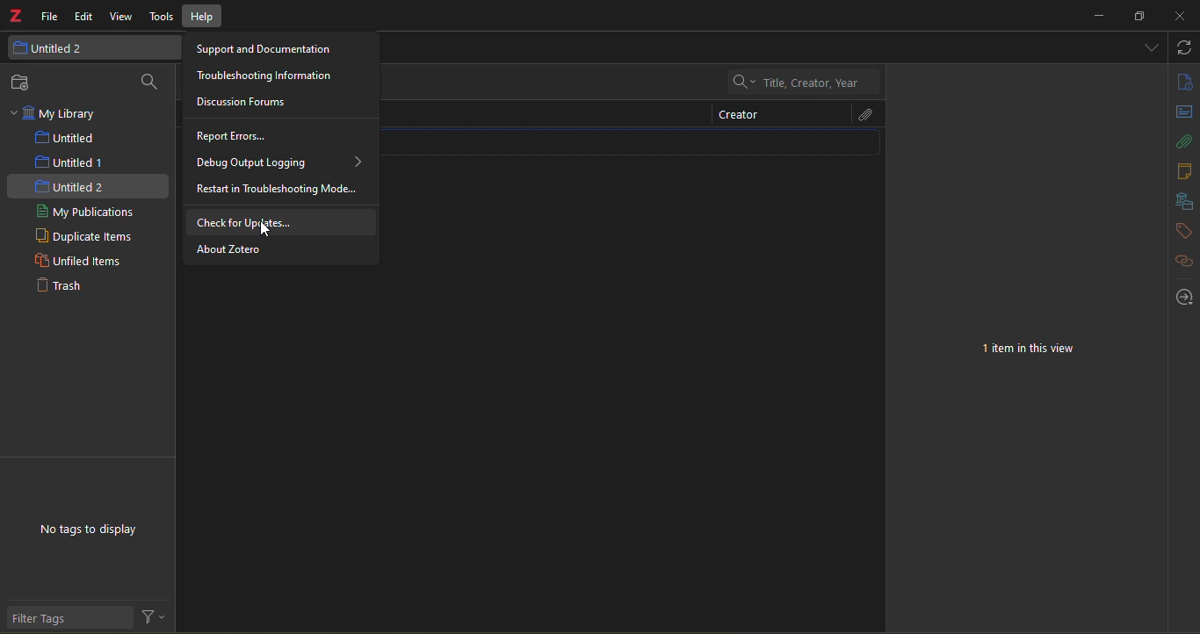  What do you see at coordinates (1098, 16) in the screenshot?
I see `minimize` at bounding box center [1098, 16].